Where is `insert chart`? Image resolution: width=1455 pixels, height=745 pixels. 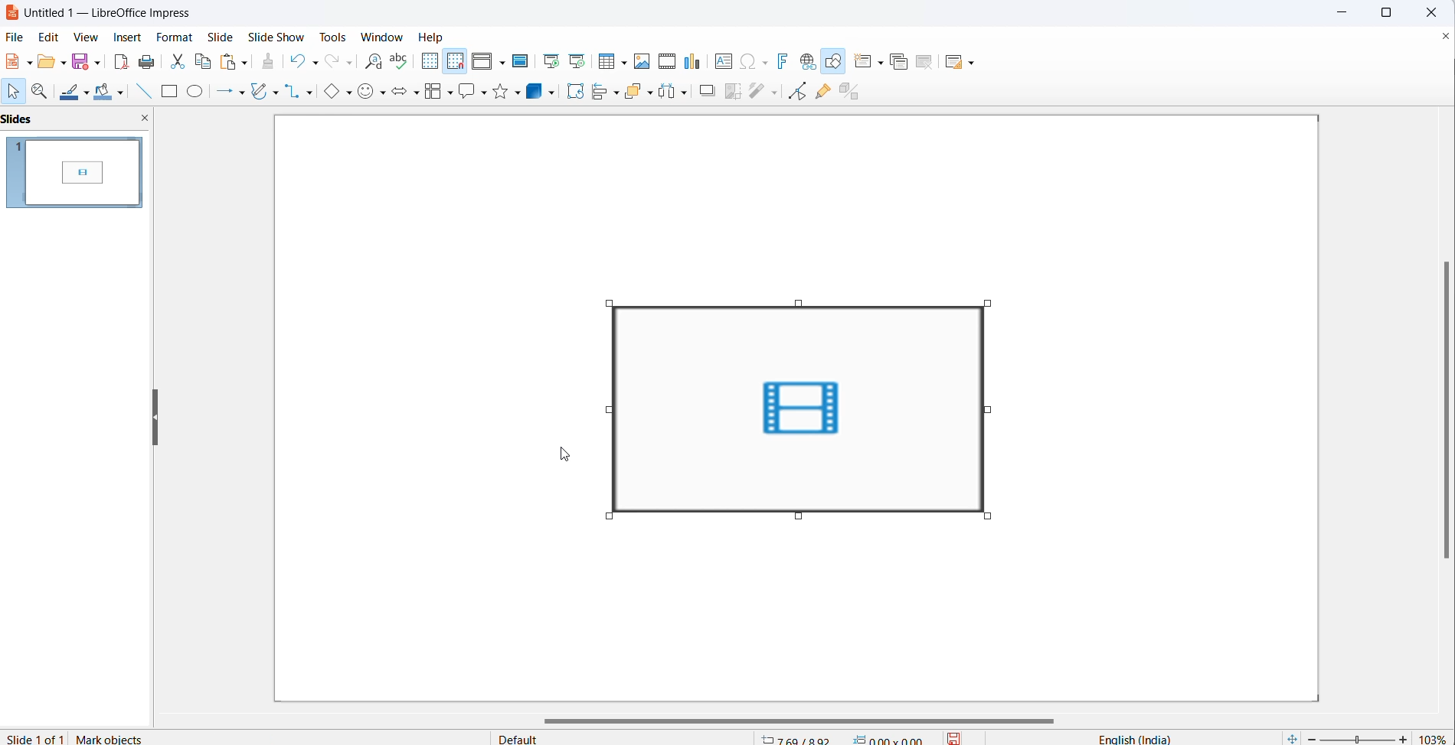 insert chart is located at coordinates (694, 60).